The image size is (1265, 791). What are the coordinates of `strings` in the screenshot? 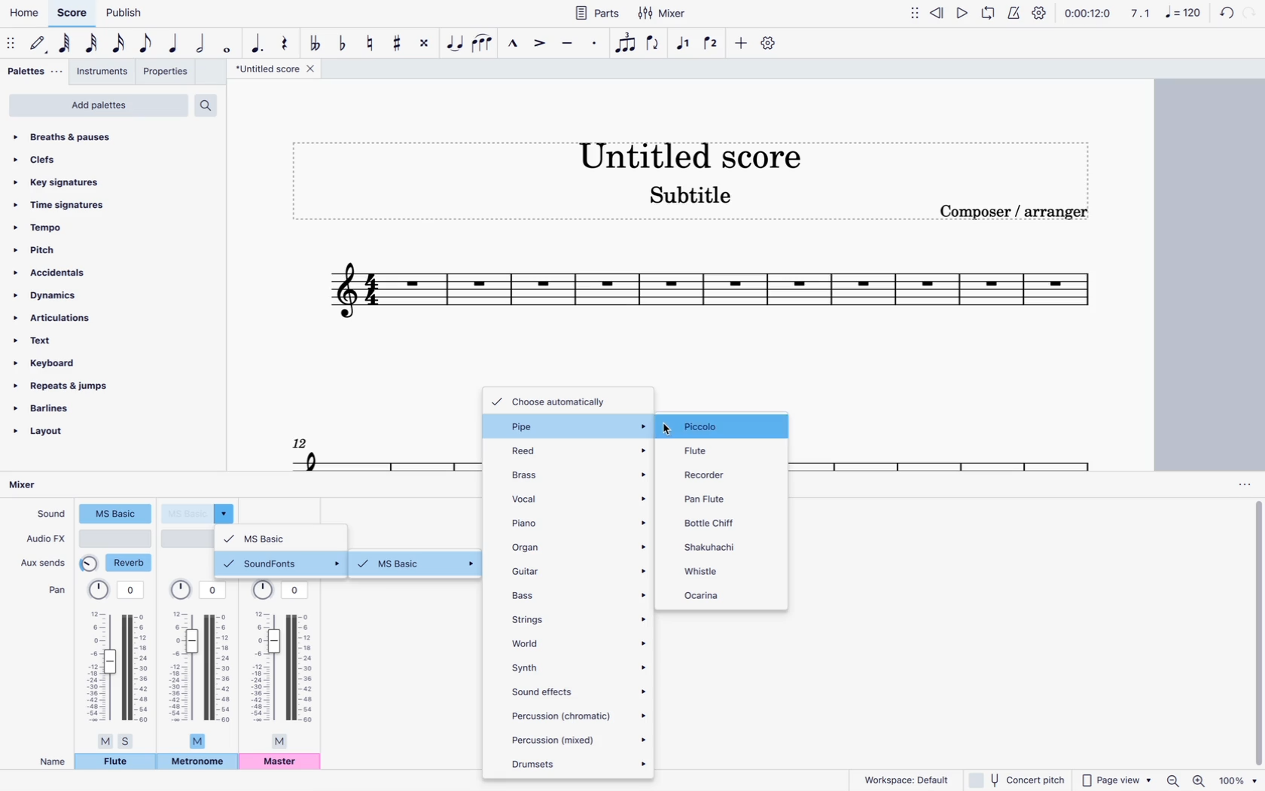 It's located at (577, 616).